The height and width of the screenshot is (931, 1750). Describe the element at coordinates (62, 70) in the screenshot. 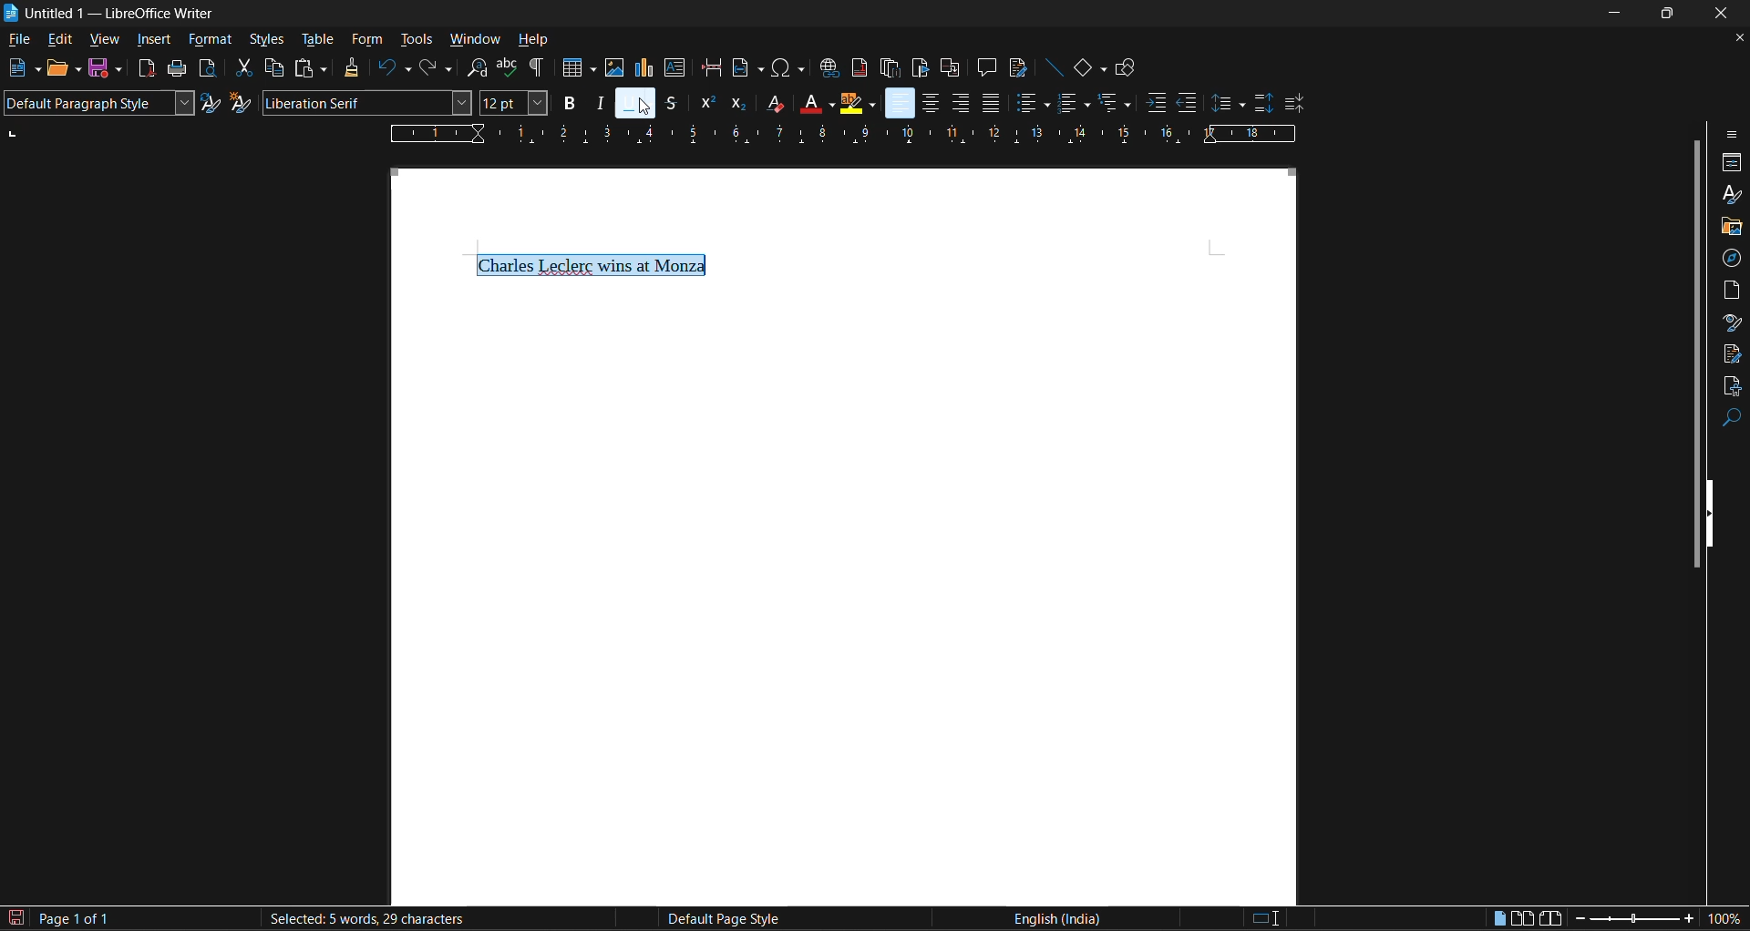

I see `open` at that location.